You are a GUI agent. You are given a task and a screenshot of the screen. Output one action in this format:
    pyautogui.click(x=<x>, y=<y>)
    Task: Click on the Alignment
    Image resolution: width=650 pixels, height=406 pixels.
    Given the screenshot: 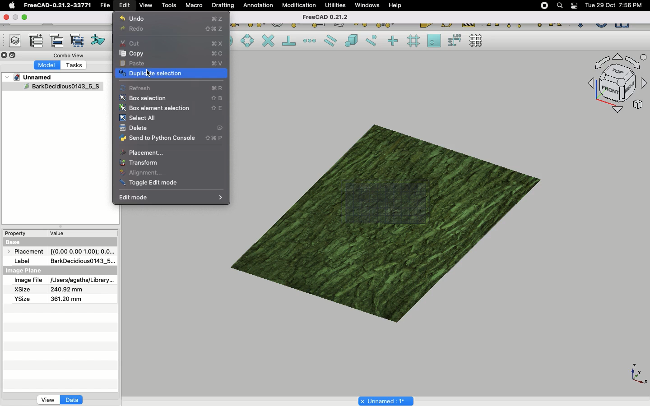 What is the action you would take?
    pyautogui.click(x=143, y=173)
    